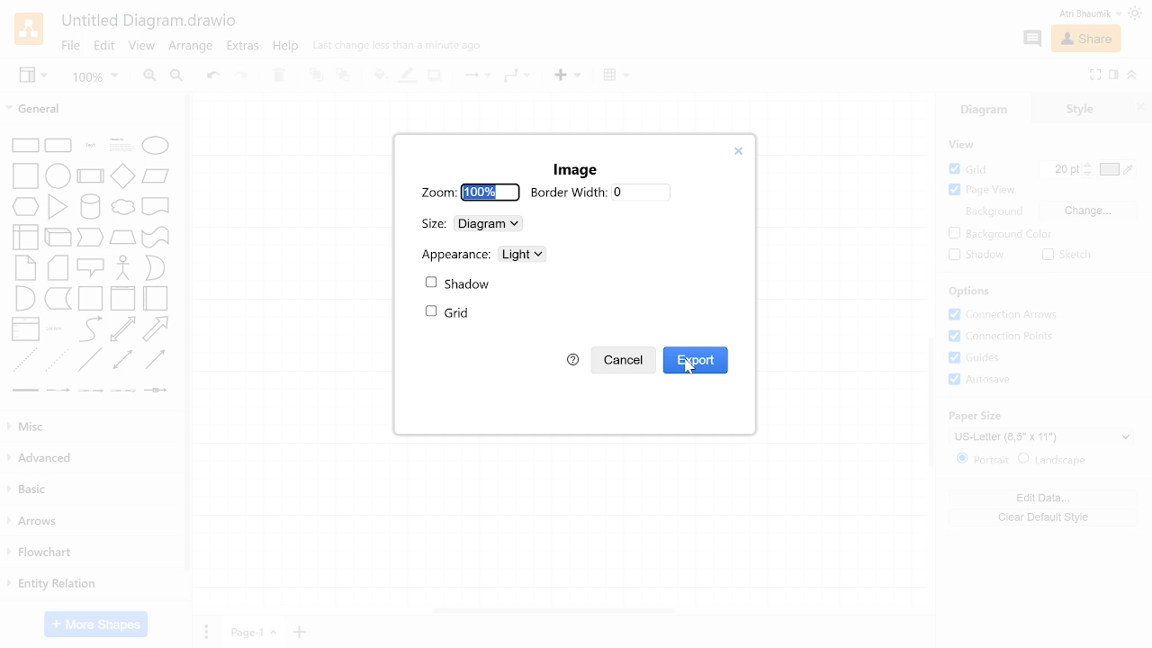  I want to click on Basic, so click(26, 488).